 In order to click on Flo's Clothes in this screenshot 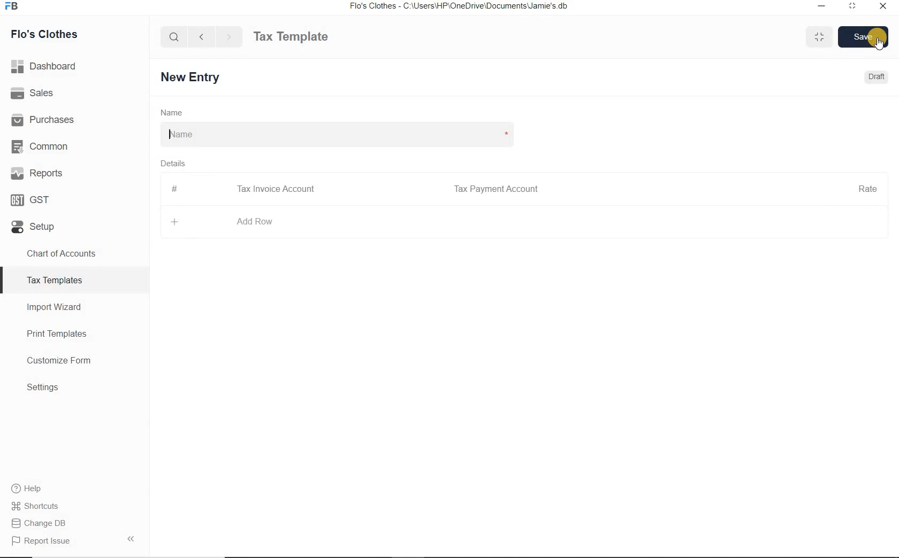, I will do `click(42, 34)`.